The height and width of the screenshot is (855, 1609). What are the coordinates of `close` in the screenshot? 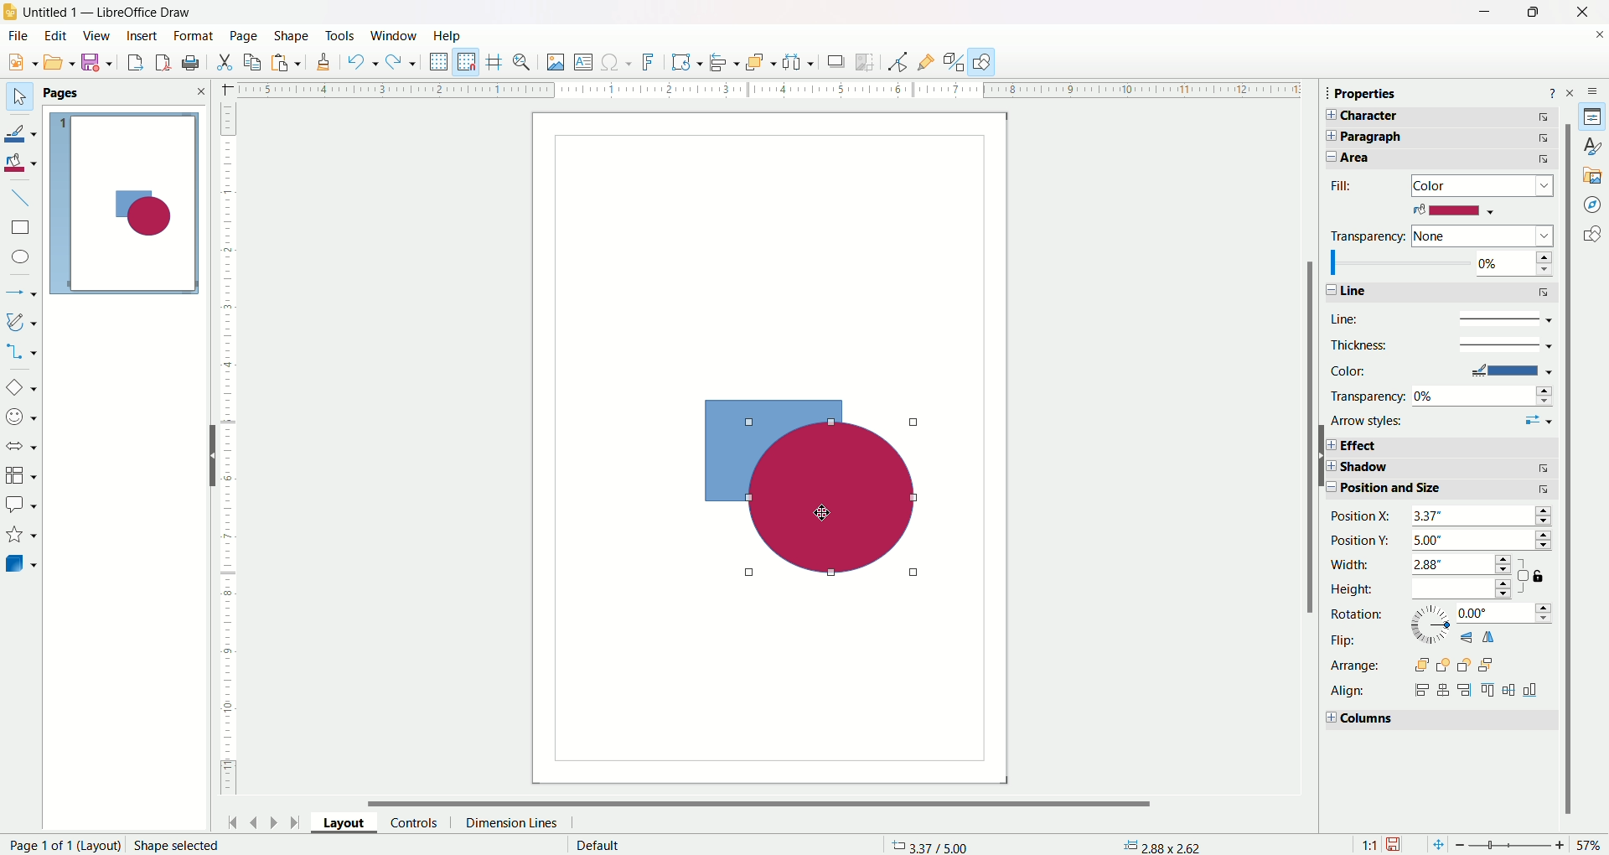 It's located at (1596, 38).